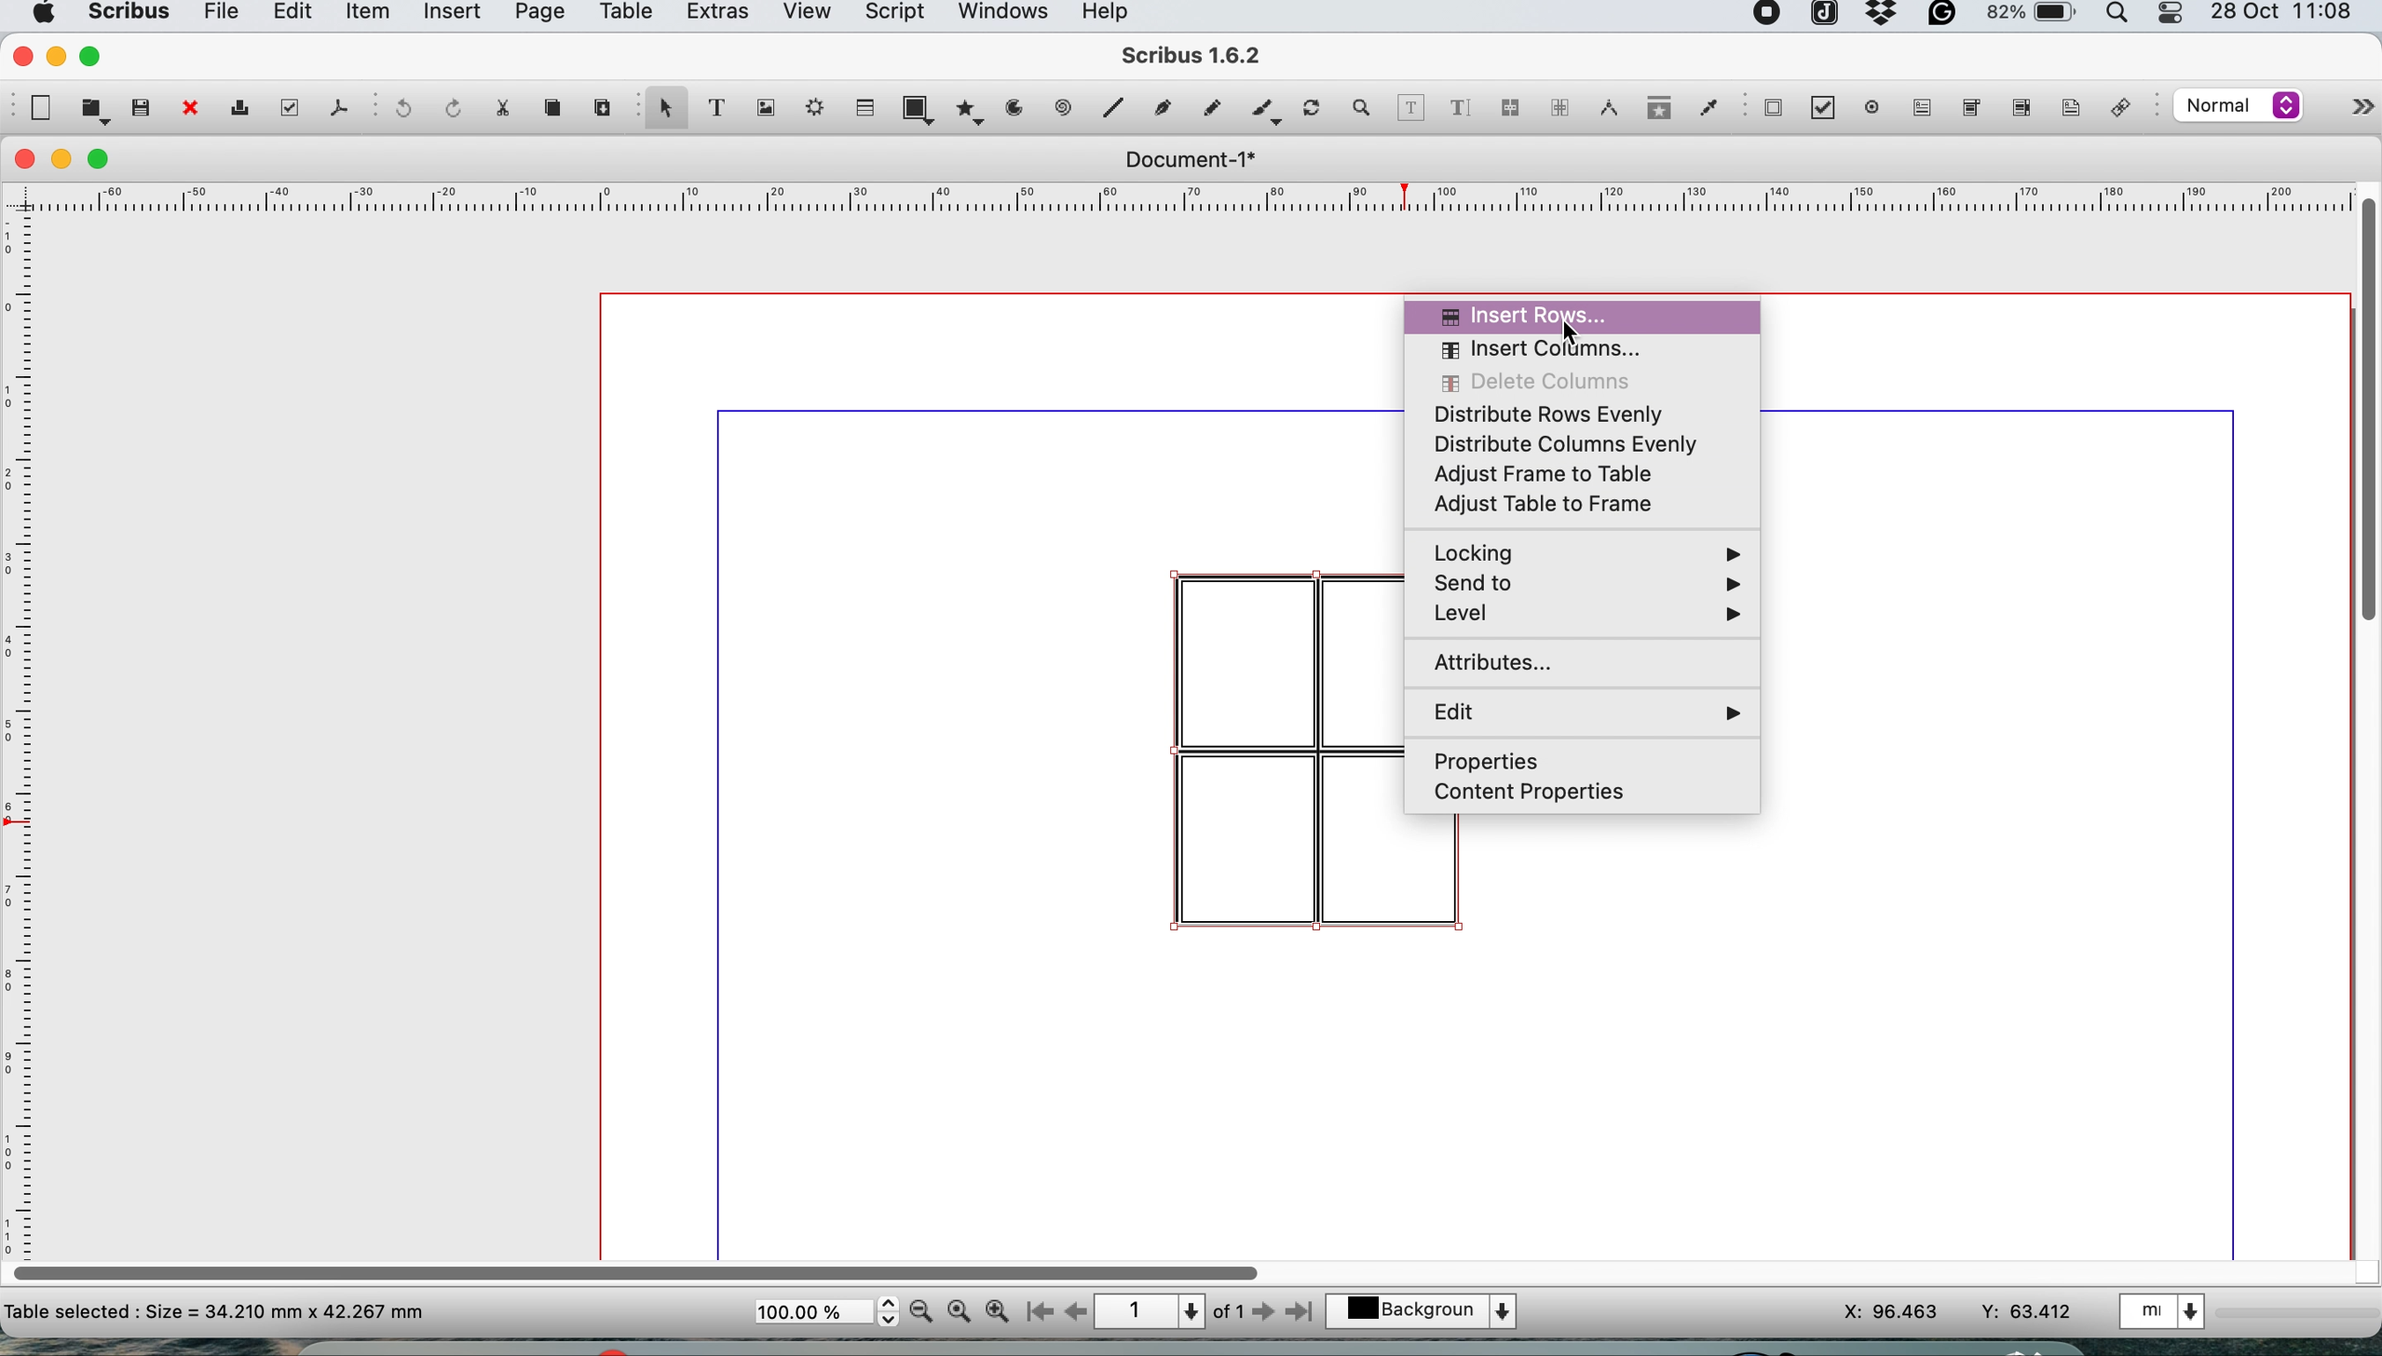  I want to click on send to, so click(1588, 585).